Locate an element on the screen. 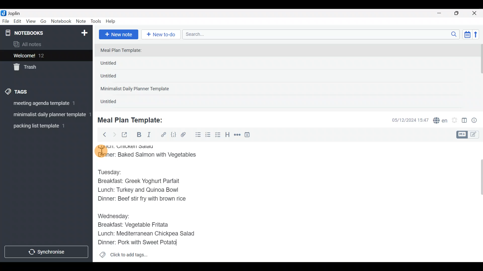 The height and width of the screenshot is (271, 483). Tags is located at coordinates (28, 91).